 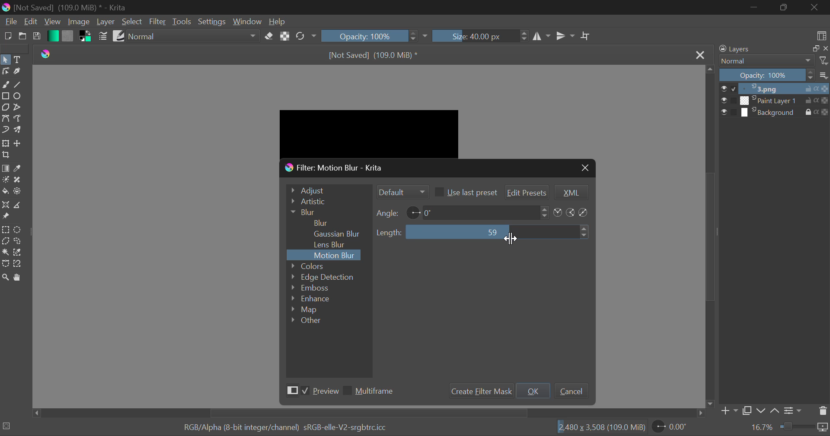 I want to click on Freehand Path Tool, so click(x=18, y=118).